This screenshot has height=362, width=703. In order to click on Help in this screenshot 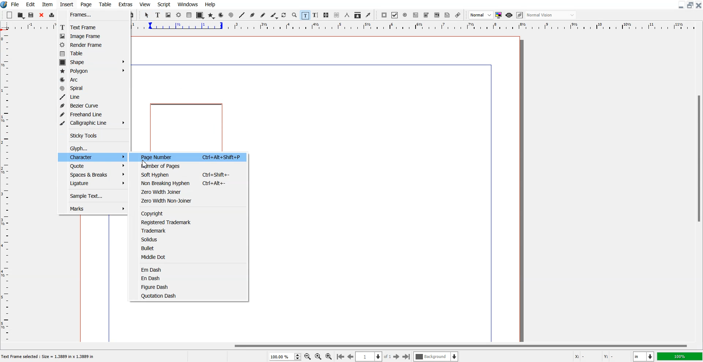, I will do `click(210, 4)`.